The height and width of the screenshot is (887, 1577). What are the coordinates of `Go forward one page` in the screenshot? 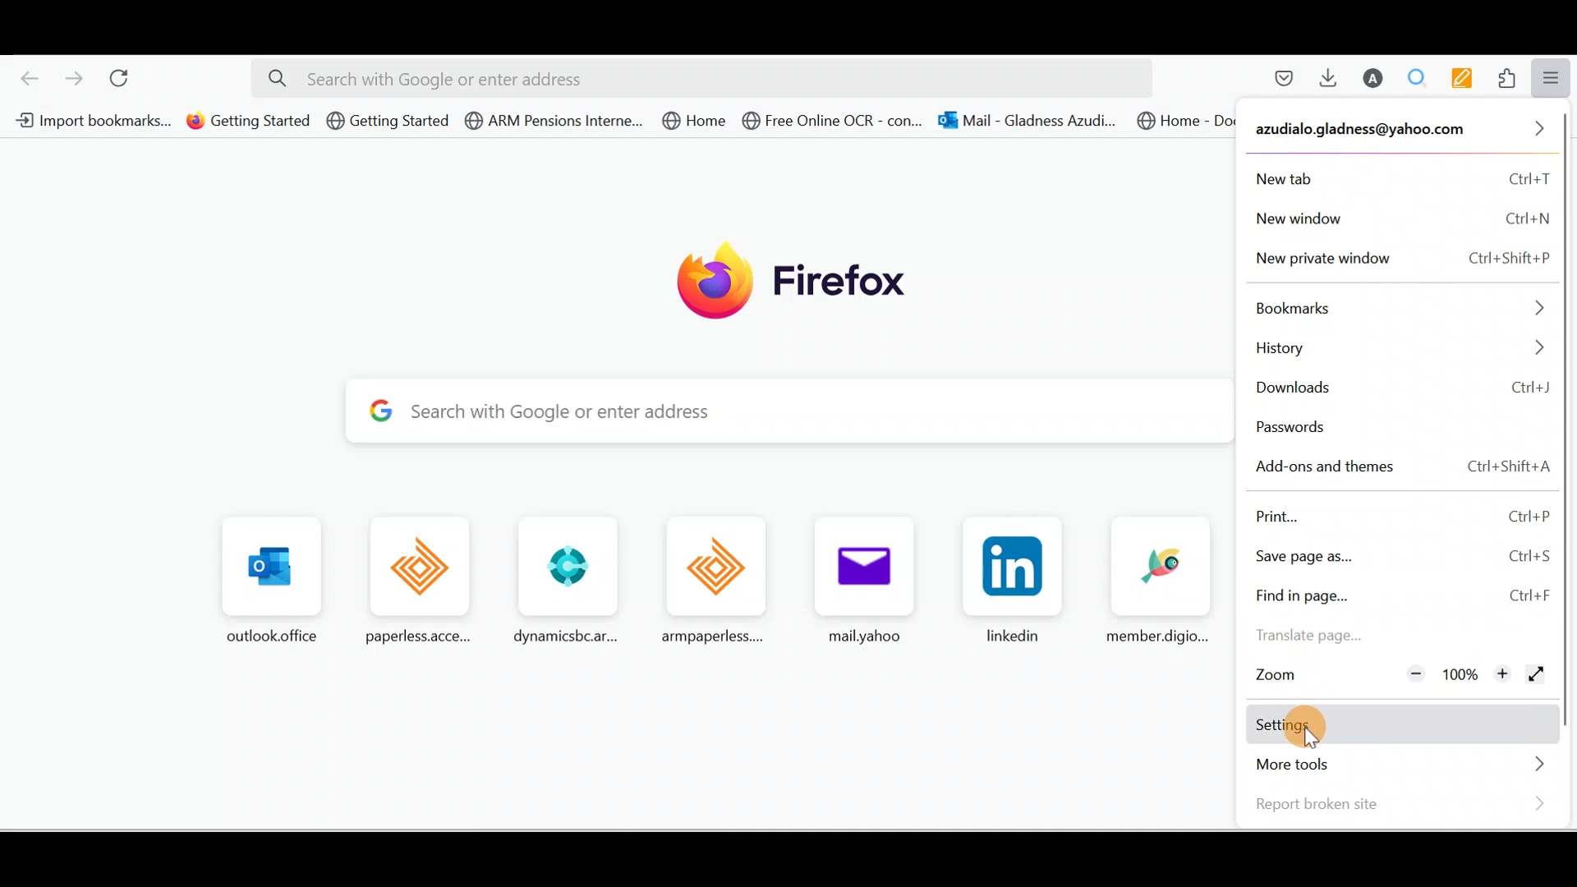 It's located at (76, 81).